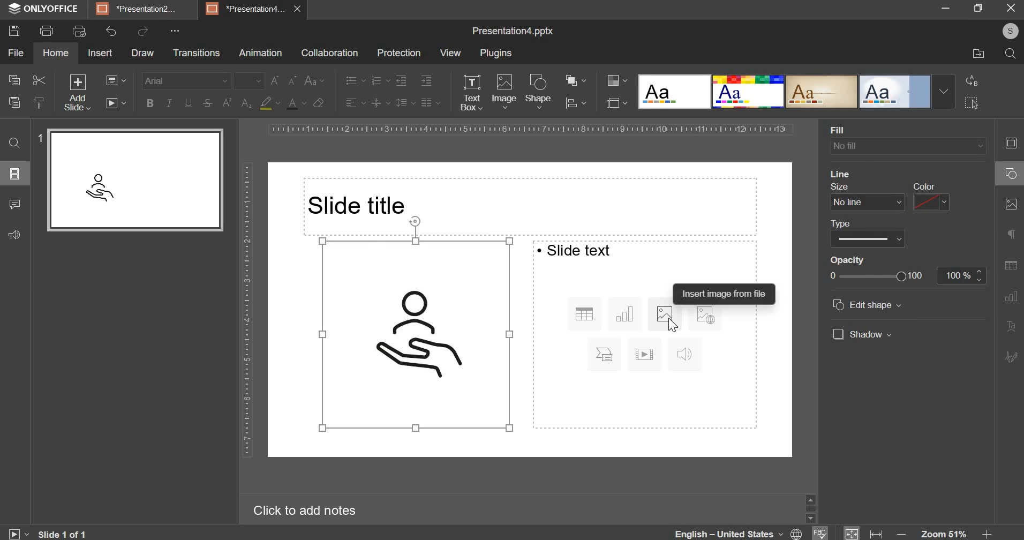 The width and height of the screenshot is (1024, 540). Describe the element at coordinates (77, 93) in the screenshot. I see `add slide` at that location.